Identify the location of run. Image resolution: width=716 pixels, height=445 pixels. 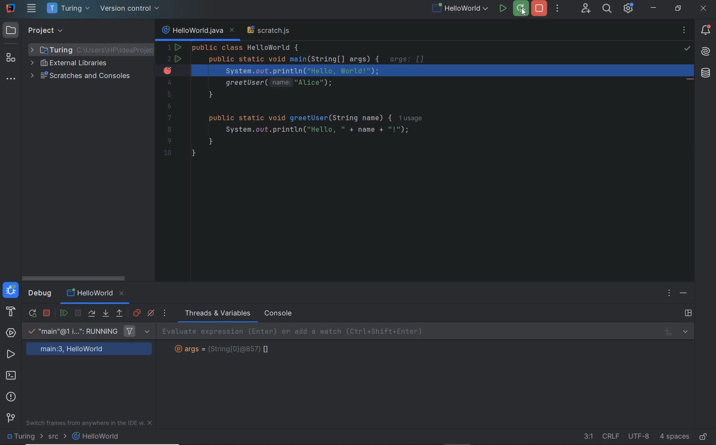
(11, 355).